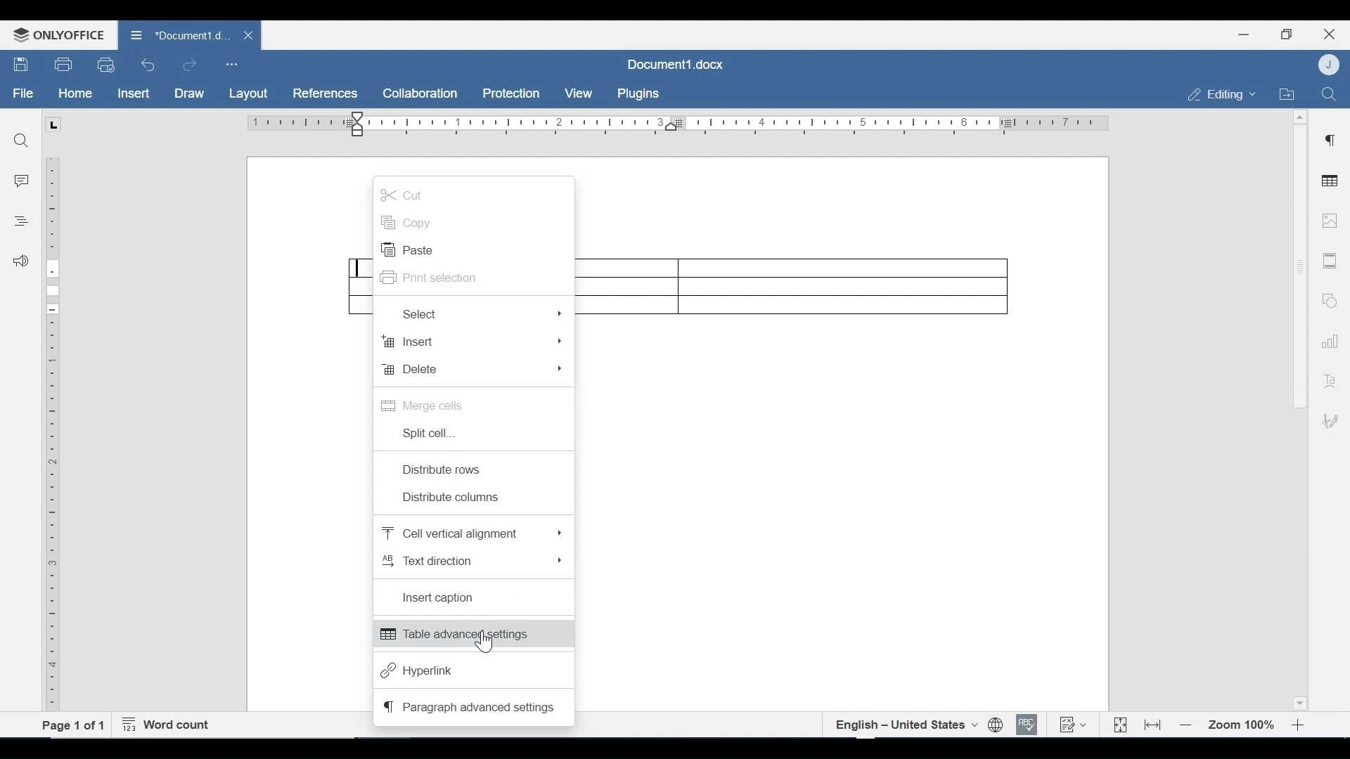  I want to click on Plugins, so click(636, 94).